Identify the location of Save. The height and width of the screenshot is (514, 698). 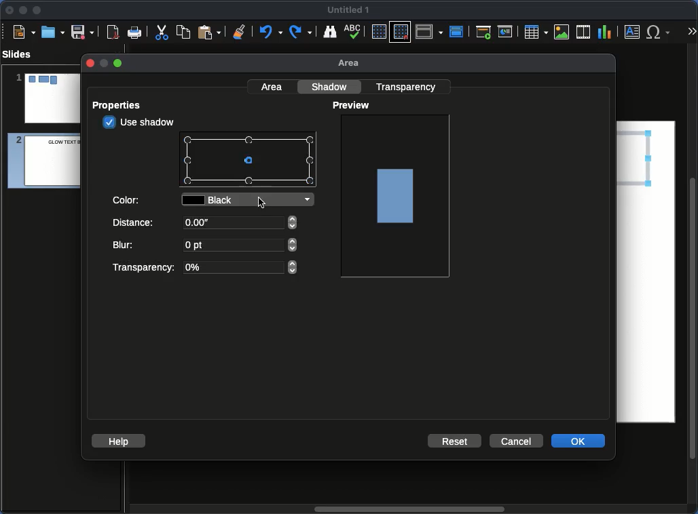
(84, 31).